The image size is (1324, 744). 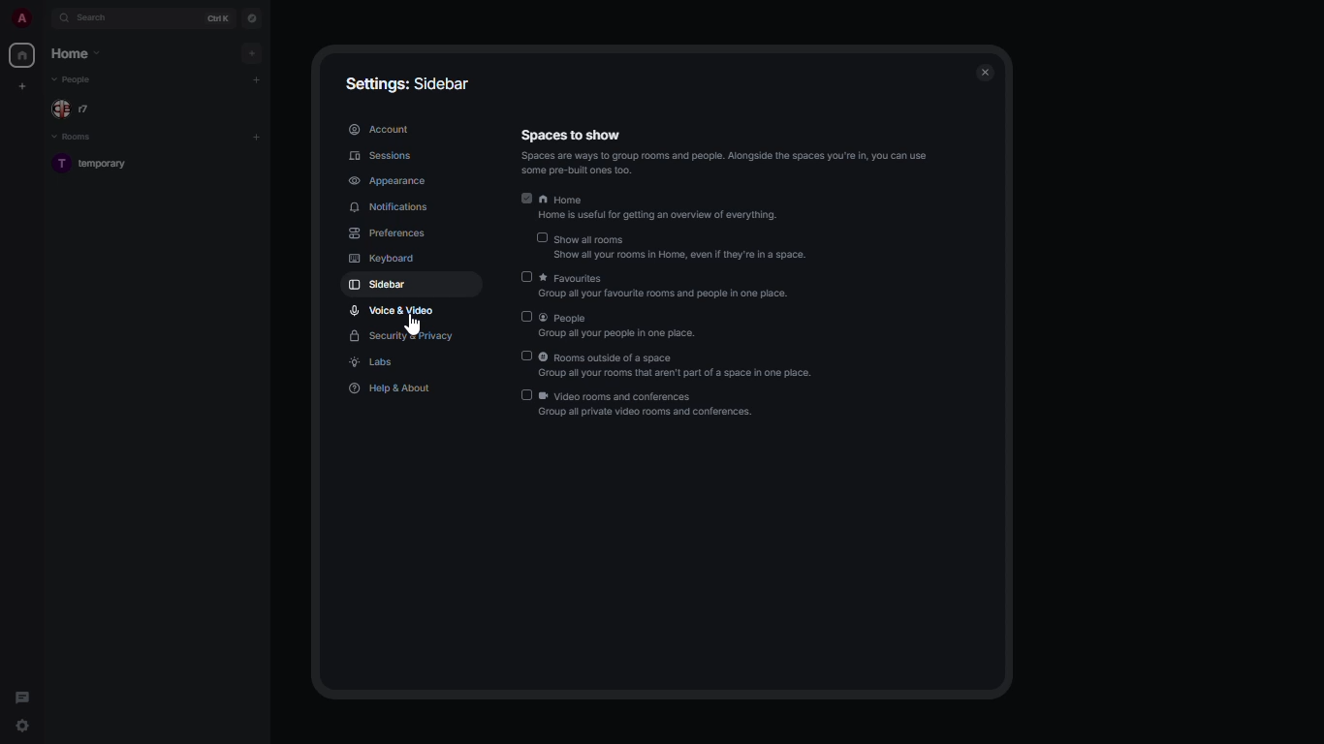 I want to click on disabled, so click(x=524, y=356).